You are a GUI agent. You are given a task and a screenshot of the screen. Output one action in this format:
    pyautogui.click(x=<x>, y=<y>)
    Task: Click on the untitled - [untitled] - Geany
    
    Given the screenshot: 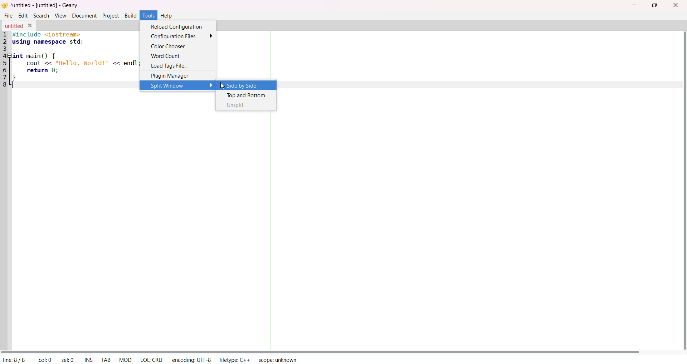 What is the action you would take?
    pyautogui.click(x=45, y=6)
    